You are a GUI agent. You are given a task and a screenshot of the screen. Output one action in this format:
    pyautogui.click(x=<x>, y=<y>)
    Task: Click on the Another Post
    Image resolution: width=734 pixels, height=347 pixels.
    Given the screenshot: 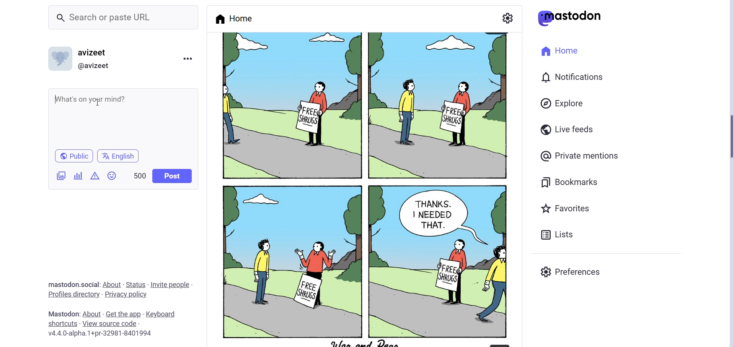 What is the action you would take?
    pyautogui.click(x=362, y=188)
    